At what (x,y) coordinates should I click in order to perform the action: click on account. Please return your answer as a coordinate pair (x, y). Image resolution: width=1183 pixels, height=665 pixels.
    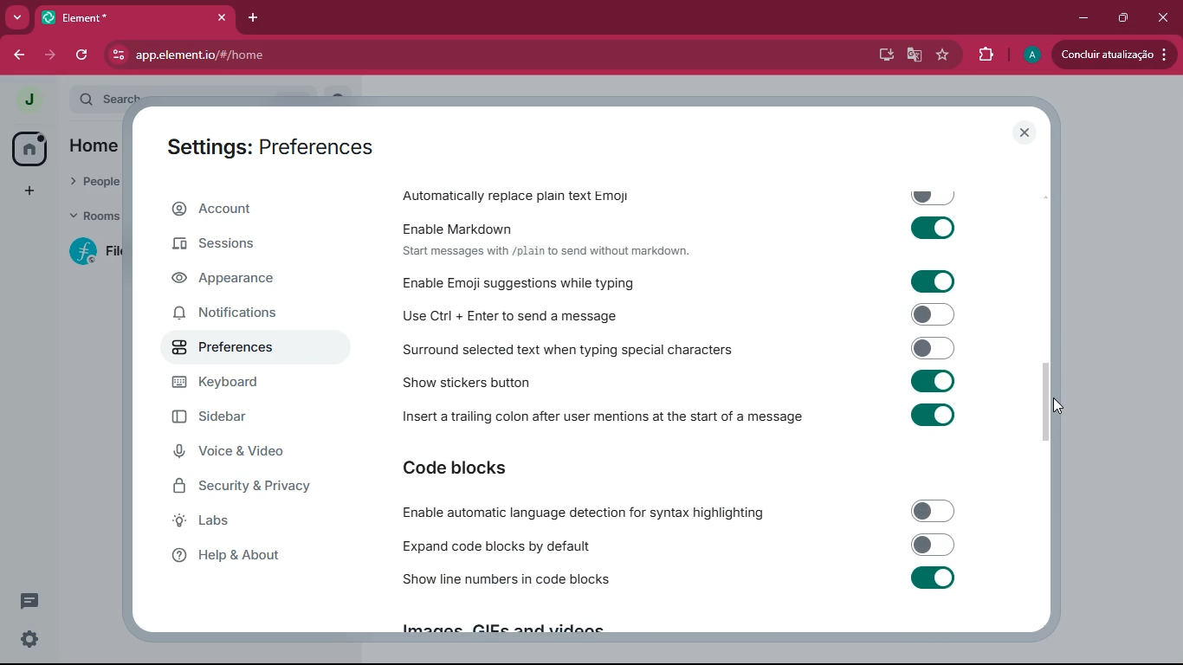
    Looking at the image, I should click on (259, 209).